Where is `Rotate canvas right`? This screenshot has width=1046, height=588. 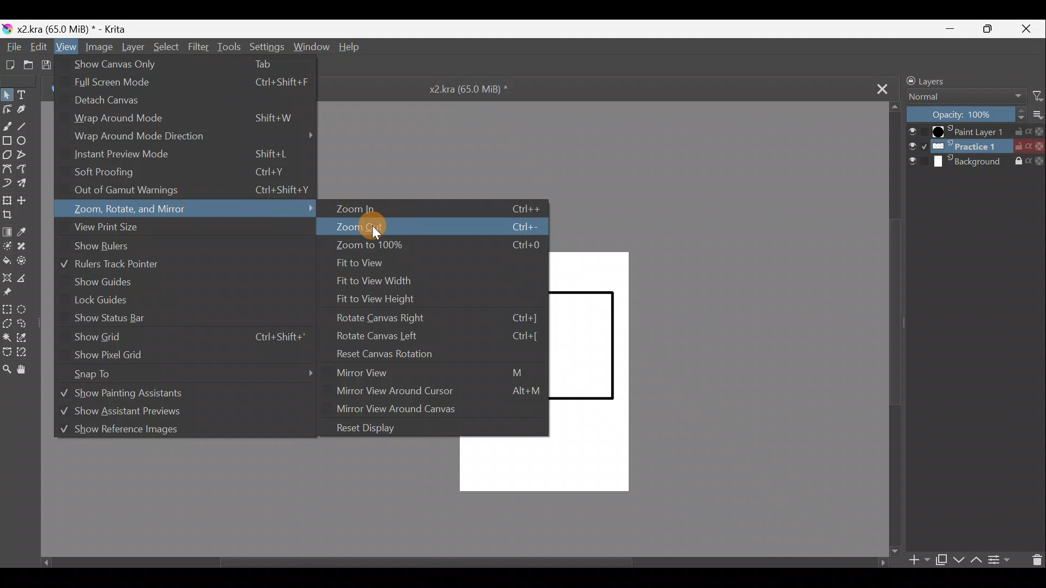 Rotate canvas right is located at coordinates (440, 316).